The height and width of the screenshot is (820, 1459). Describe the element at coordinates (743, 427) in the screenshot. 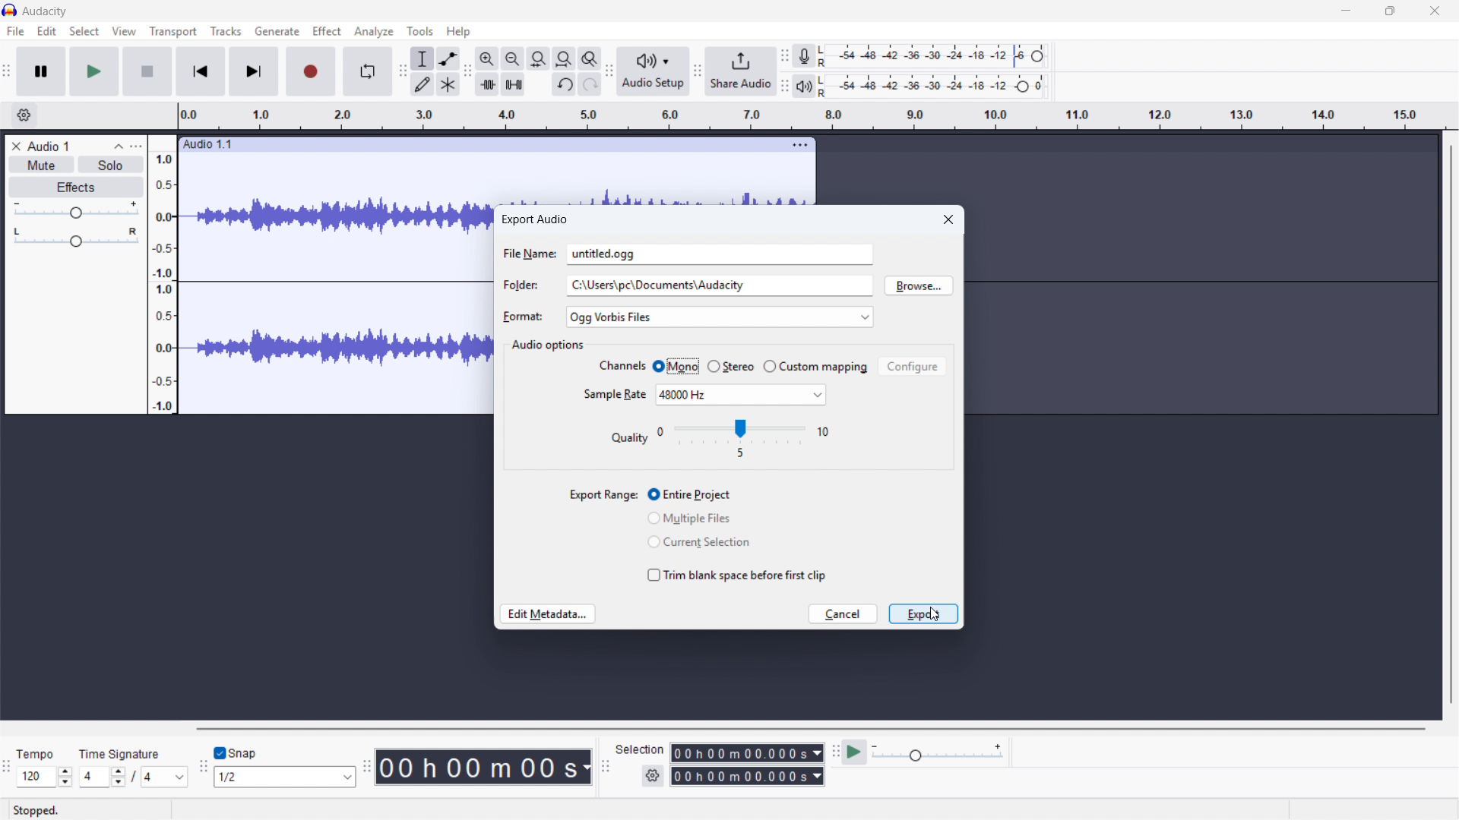

I see `Set encoding ` at that location.